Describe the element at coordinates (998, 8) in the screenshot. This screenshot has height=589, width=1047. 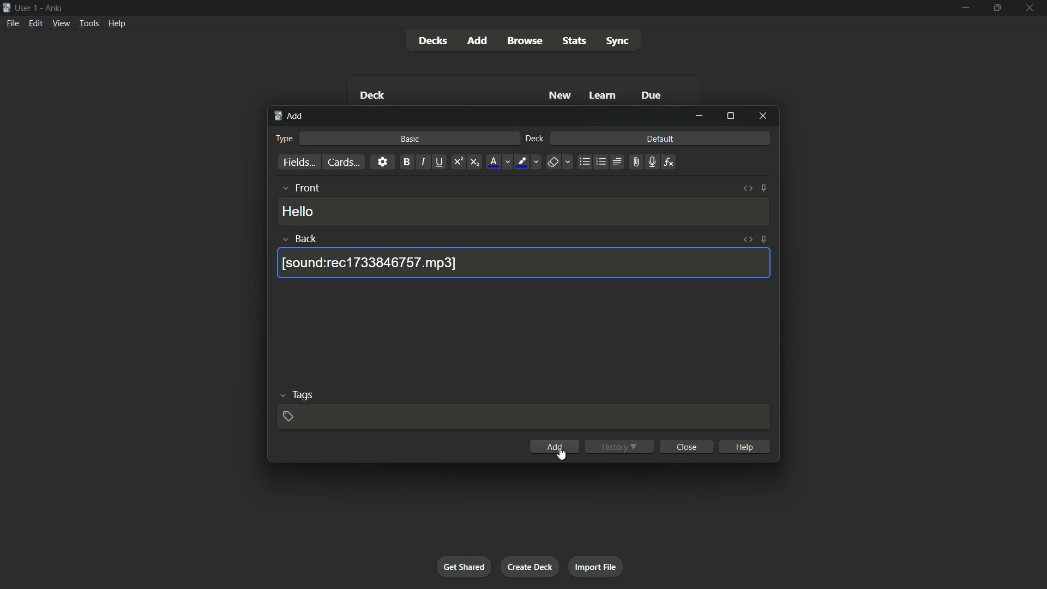
I see `maximize` at that location.